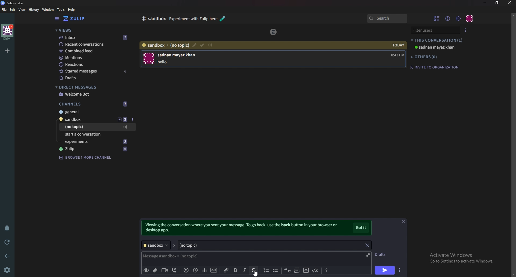 The image size is (516, 277). What do you see at coordinates (94, 30) in the screenshot?
I see `views` at bounding box center [94, 30].